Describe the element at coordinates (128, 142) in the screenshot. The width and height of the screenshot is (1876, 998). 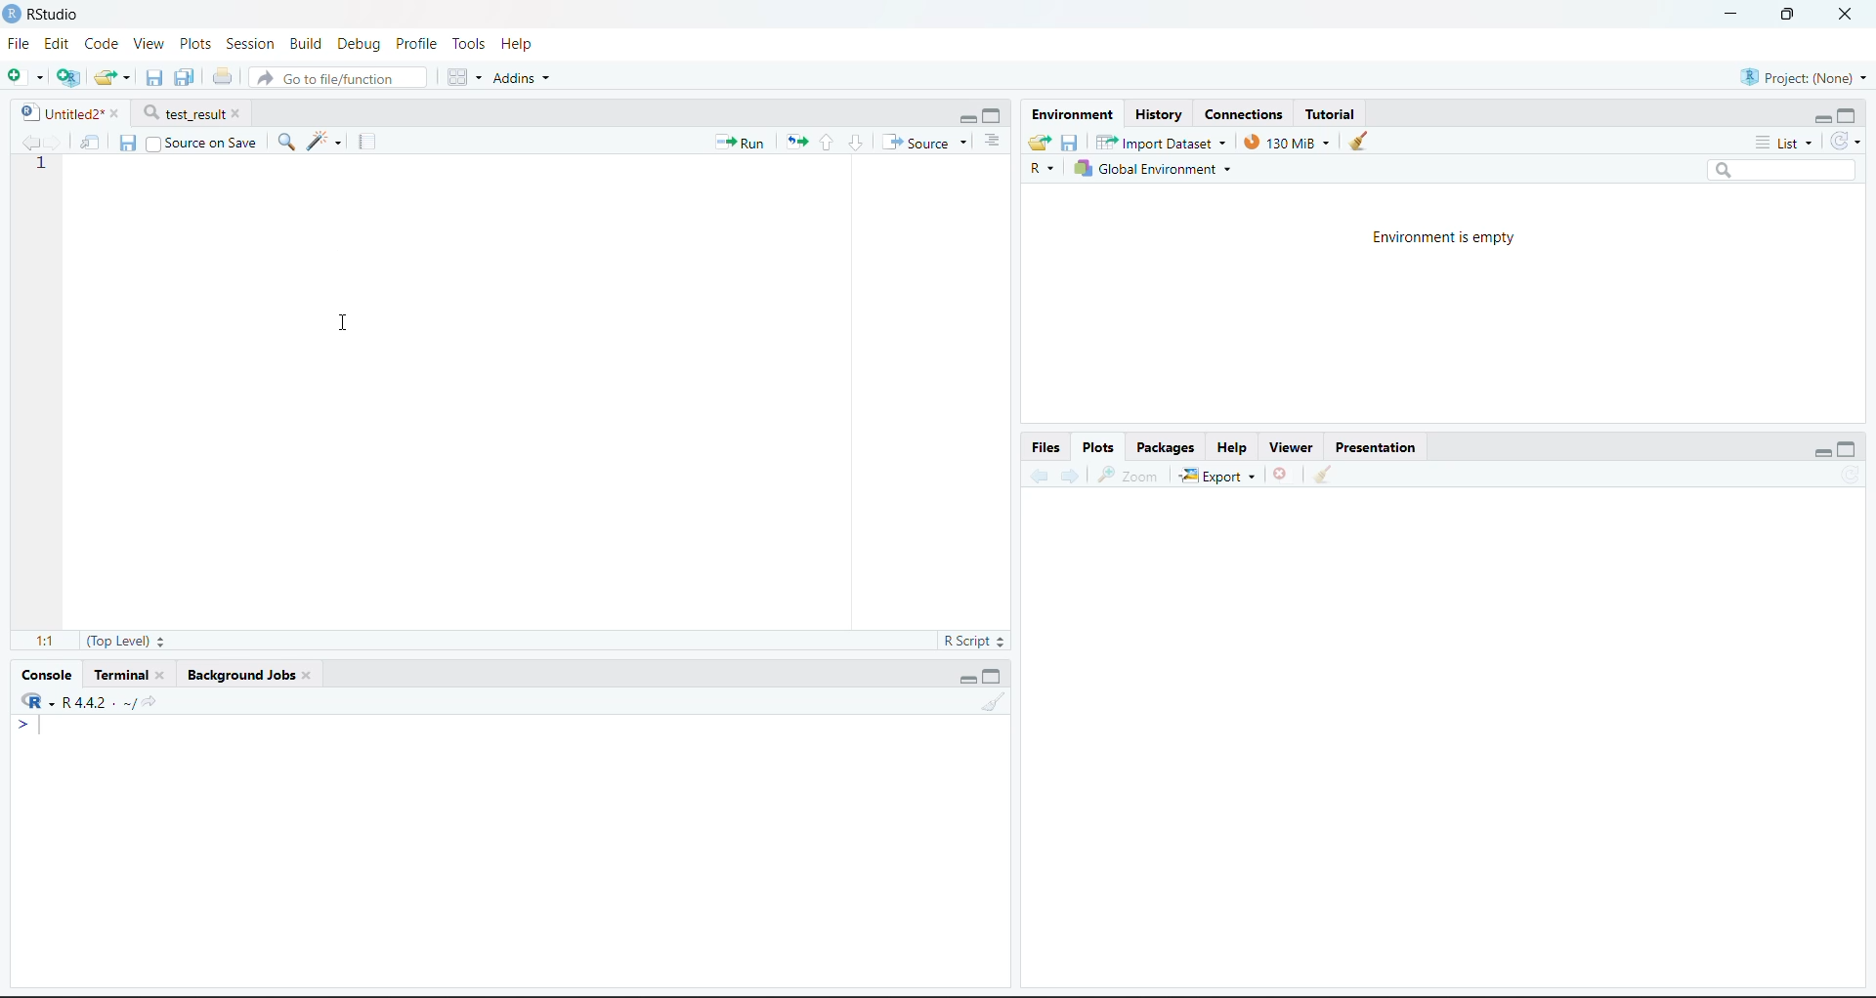
I see `Save current document (Ctrl + S)` at that location.